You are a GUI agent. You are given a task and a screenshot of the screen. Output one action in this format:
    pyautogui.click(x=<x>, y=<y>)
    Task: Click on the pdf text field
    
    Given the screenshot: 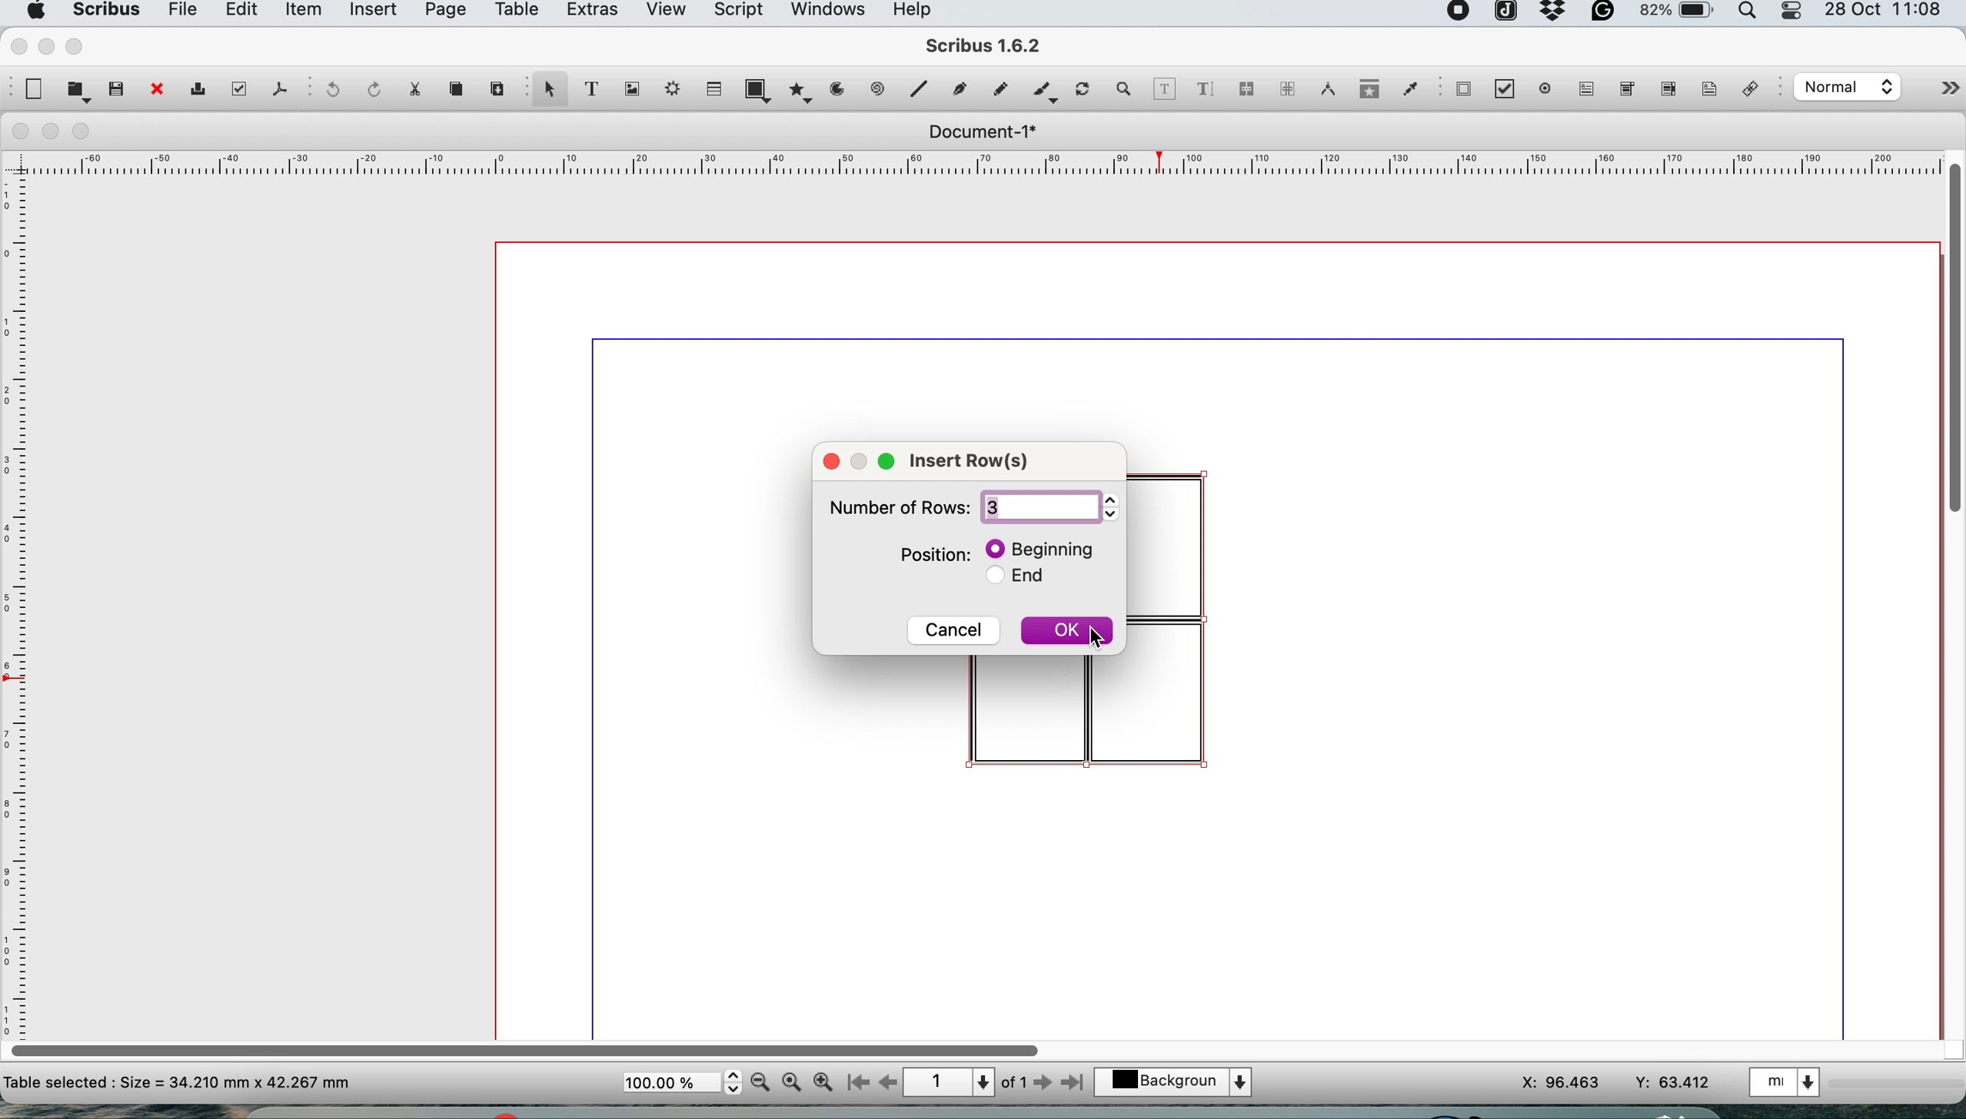 What is the action you would take?
    pyautogui.click(x=1583, y=89)
    